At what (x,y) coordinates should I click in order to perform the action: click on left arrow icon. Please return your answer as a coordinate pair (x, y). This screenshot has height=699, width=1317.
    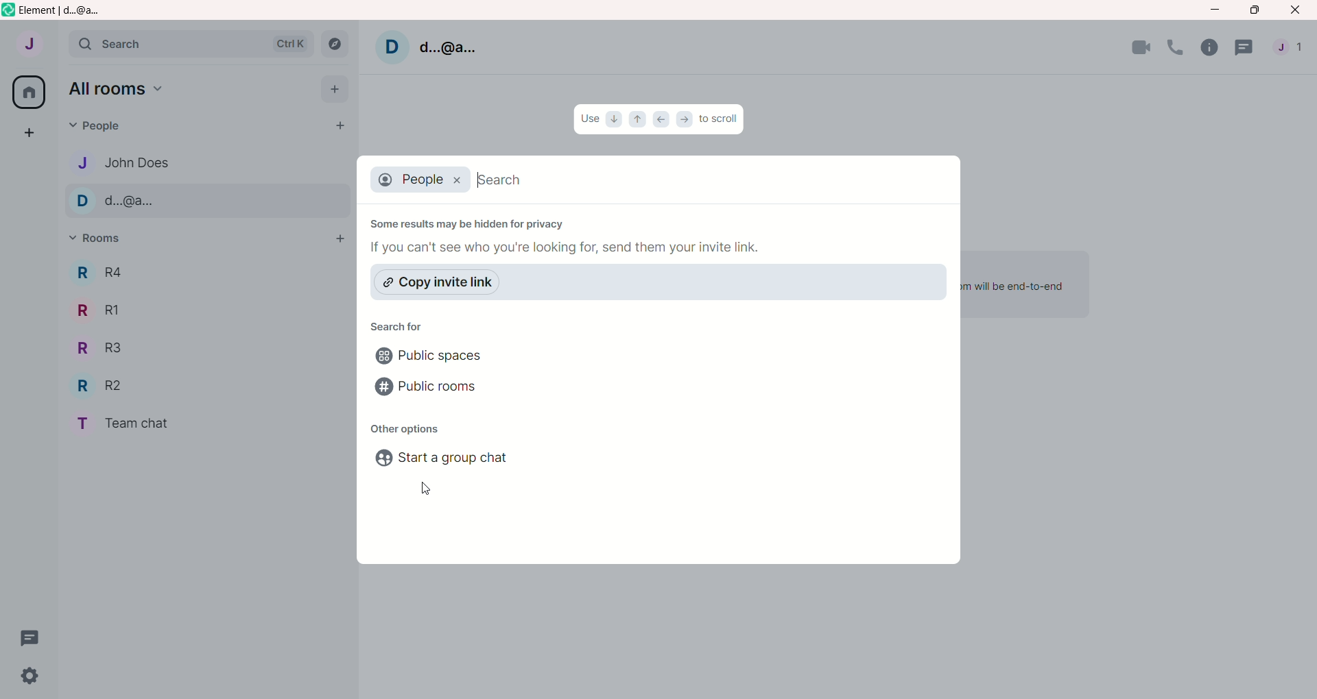
    Looking at the image, I should click on (662, 120).